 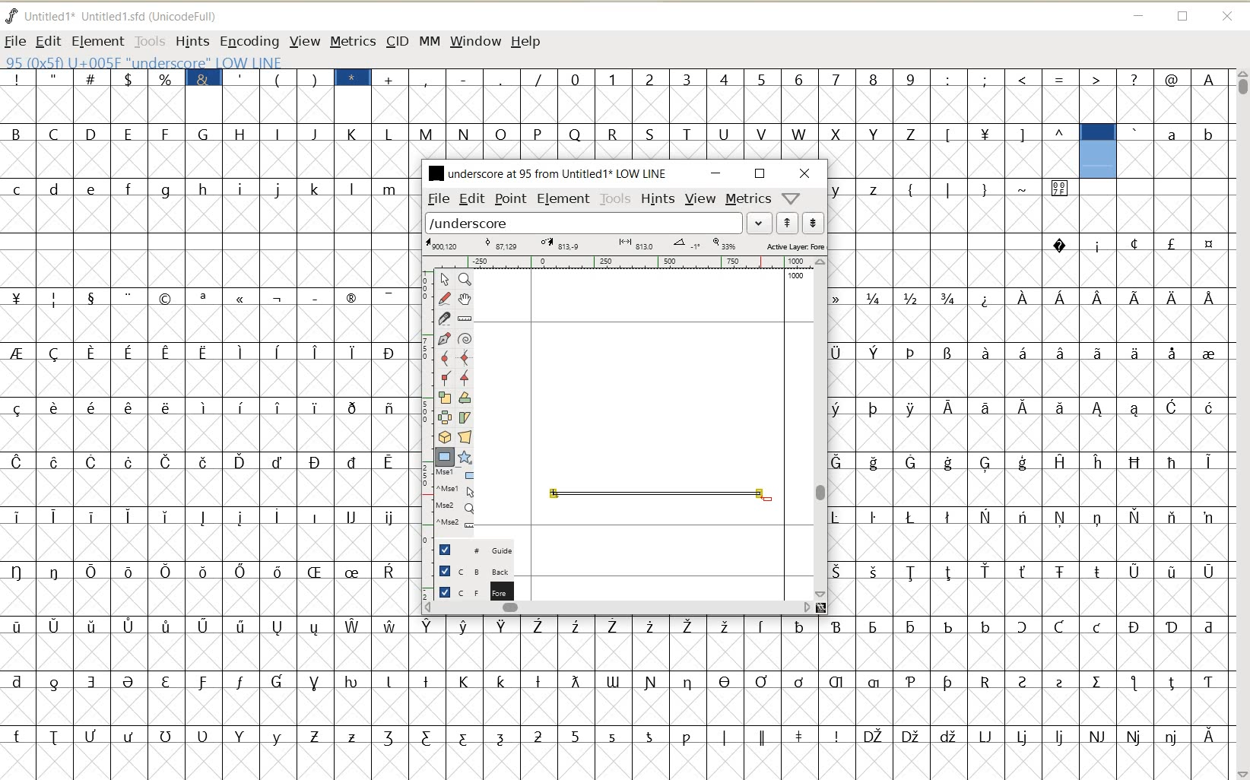 What do you see at coordinates (805, 173) in the screenshot?
I see `CLOSE` at bounding box center [805, 173].